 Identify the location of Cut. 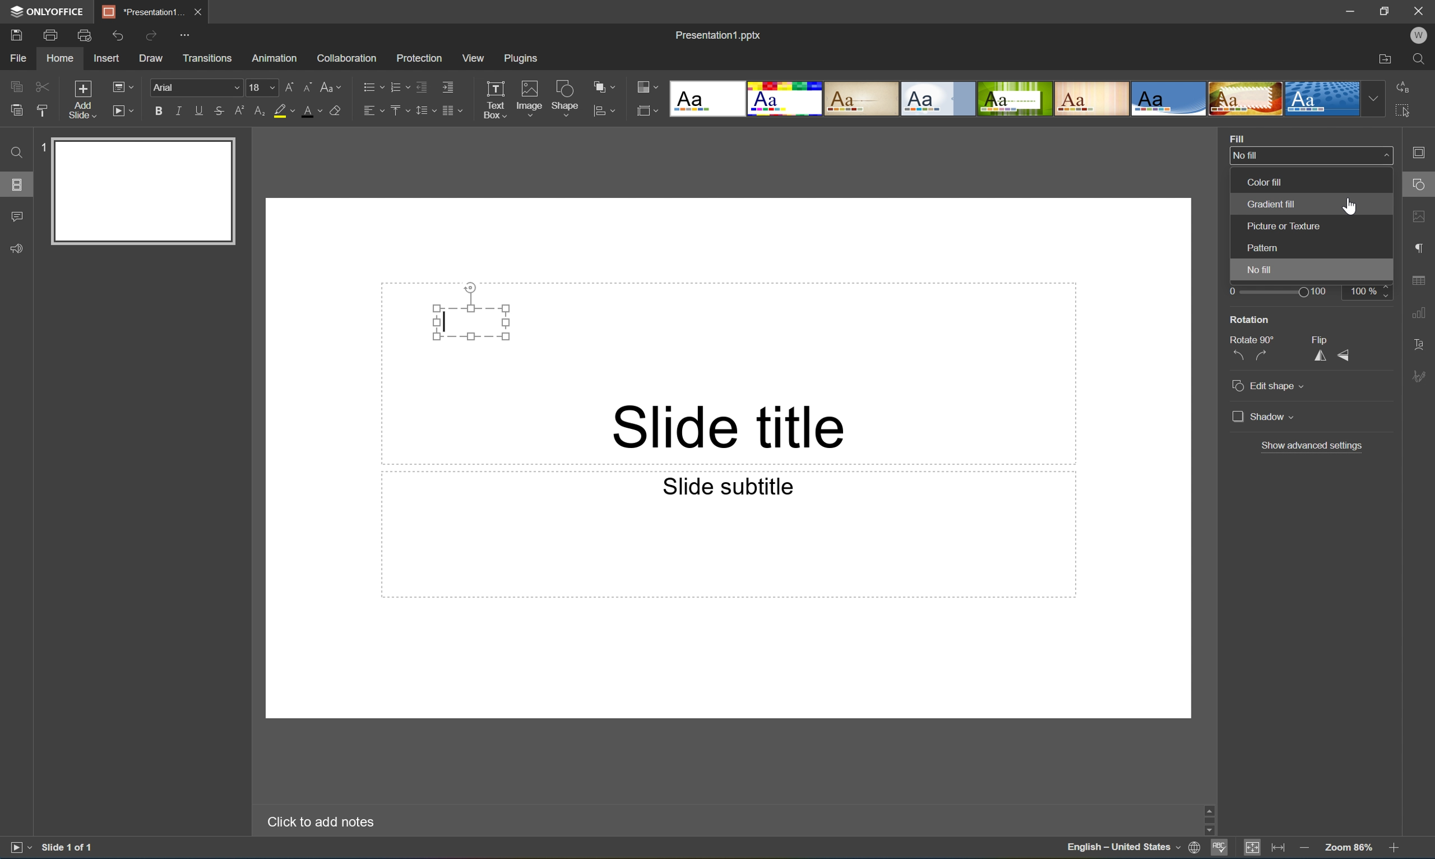
(41, 86).